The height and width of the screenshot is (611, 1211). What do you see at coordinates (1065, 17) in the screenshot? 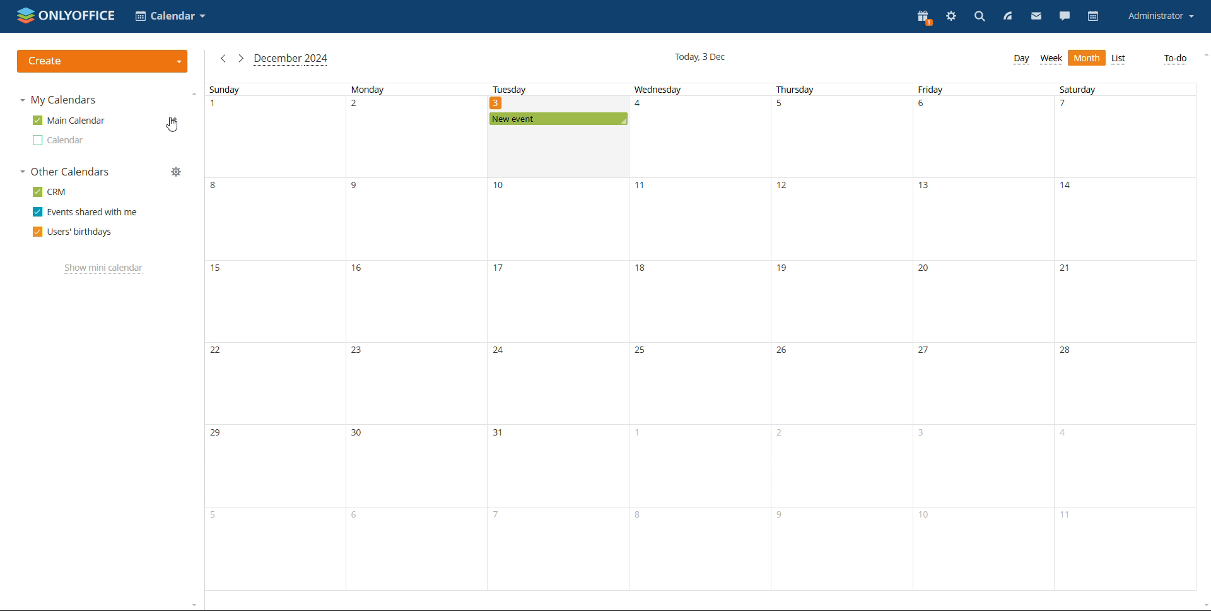
I see `chat` at bounding box center [1065, 17].